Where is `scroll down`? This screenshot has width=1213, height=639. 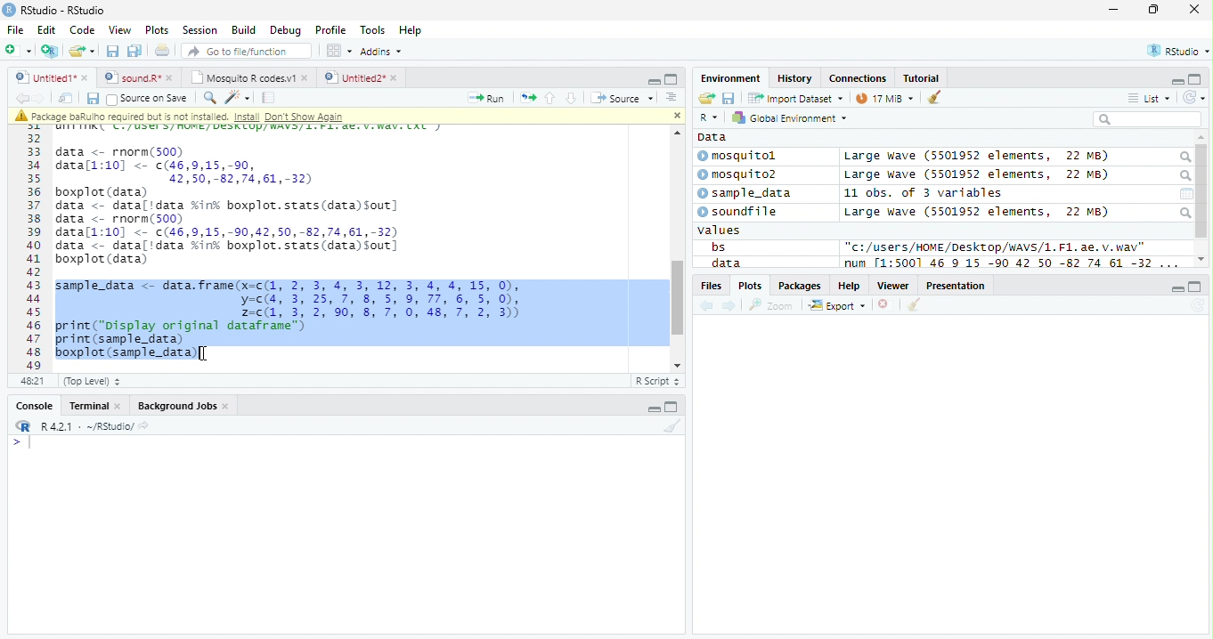 scroll down is located at coordinates (673, 365).